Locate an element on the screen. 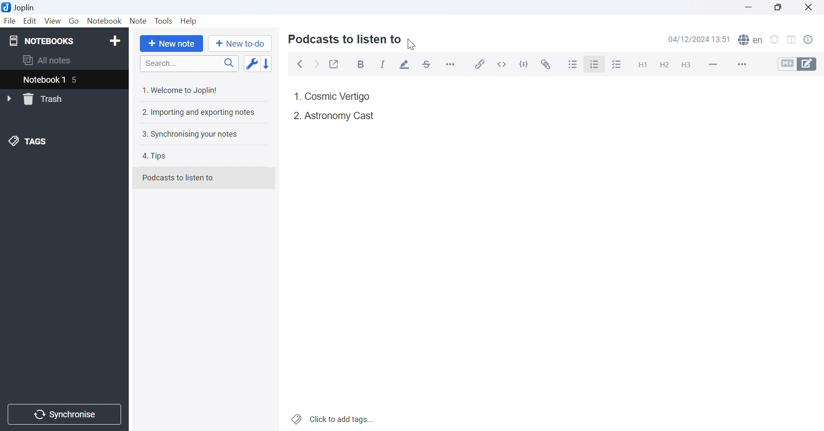 This screenshot has width=824, height=431. spell checker is located at coordinates (753, 40).